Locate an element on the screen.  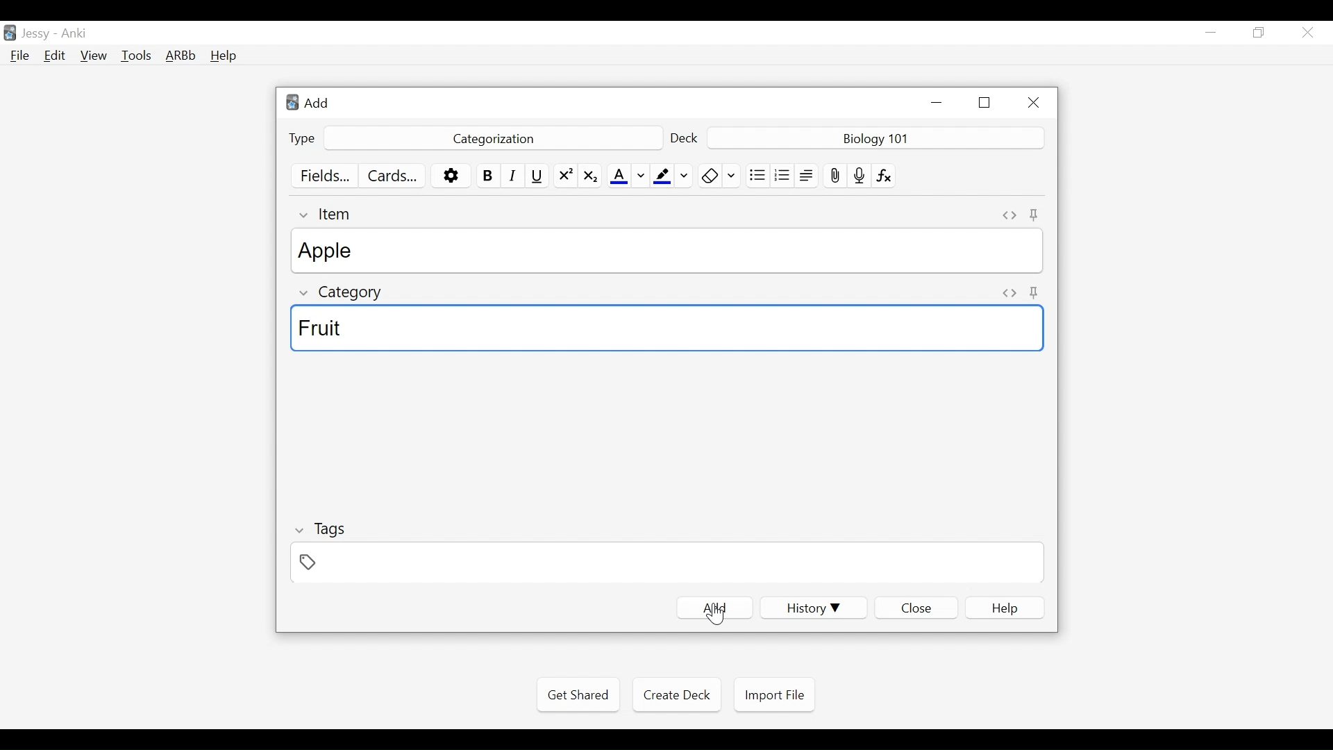
Get Shared is located at coordinates (578, 695).